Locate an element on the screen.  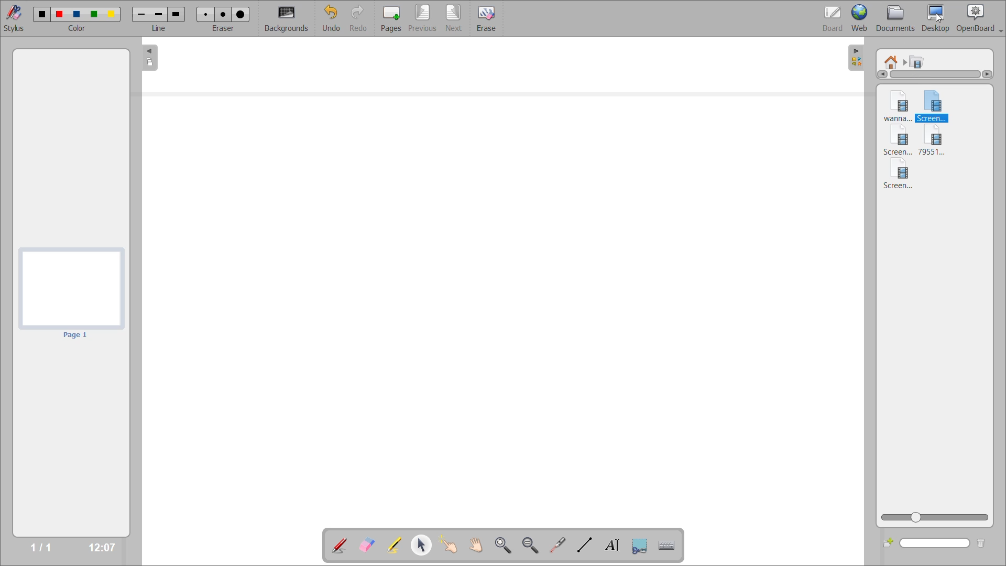
documents is located at coordinates (896, 18).